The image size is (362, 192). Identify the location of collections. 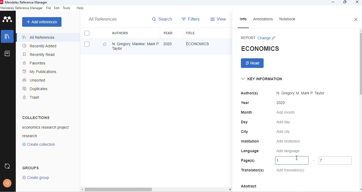
(36, 117).